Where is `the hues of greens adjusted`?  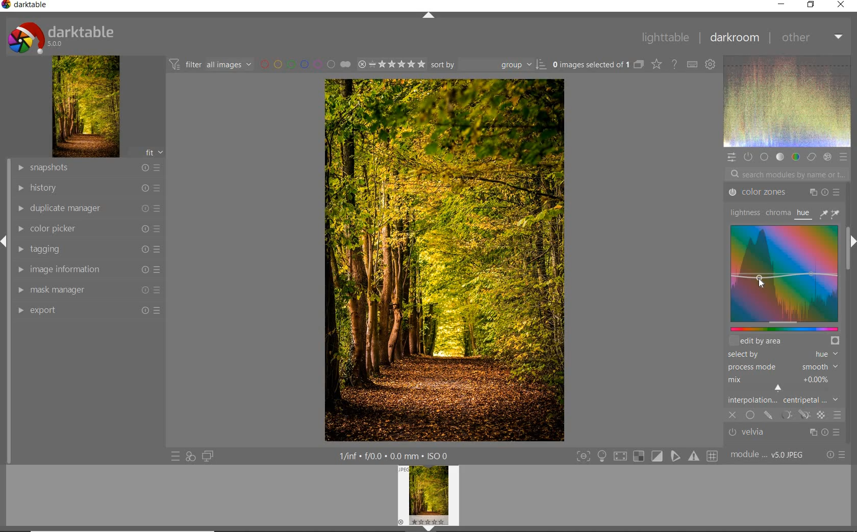
the hues of greens adjusted is located at coordinates (444, 262).